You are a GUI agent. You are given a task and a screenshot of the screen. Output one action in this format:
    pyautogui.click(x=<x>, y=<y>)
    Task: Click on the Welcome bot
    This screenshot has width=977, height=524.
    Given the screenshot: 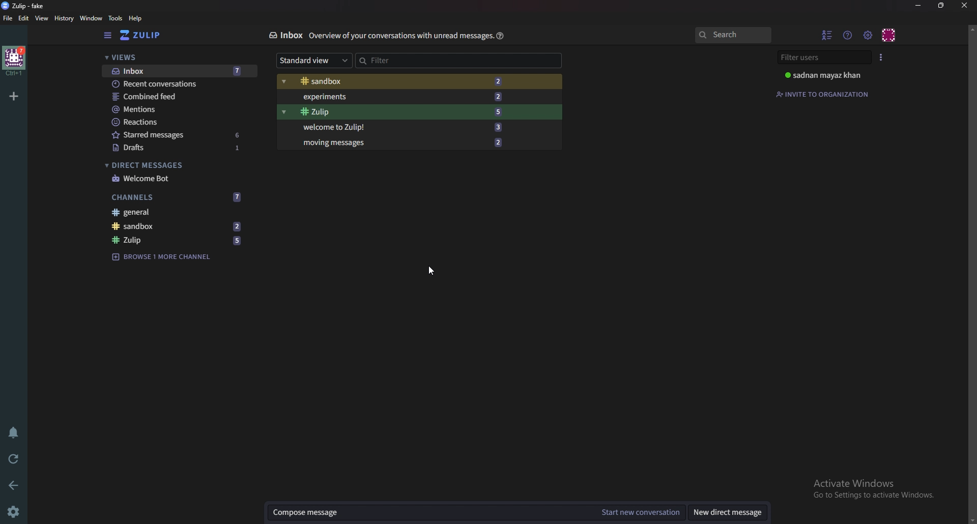 What is the action you would take?
    pyautogui.click(x=178, y=179)
    